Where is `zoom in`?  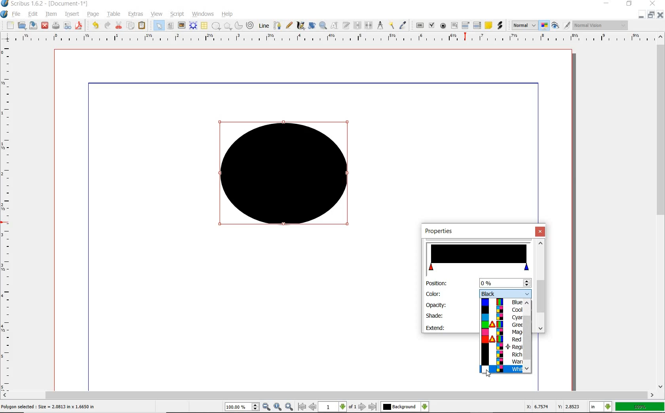 zoom in is located at coordinates (290, 406).